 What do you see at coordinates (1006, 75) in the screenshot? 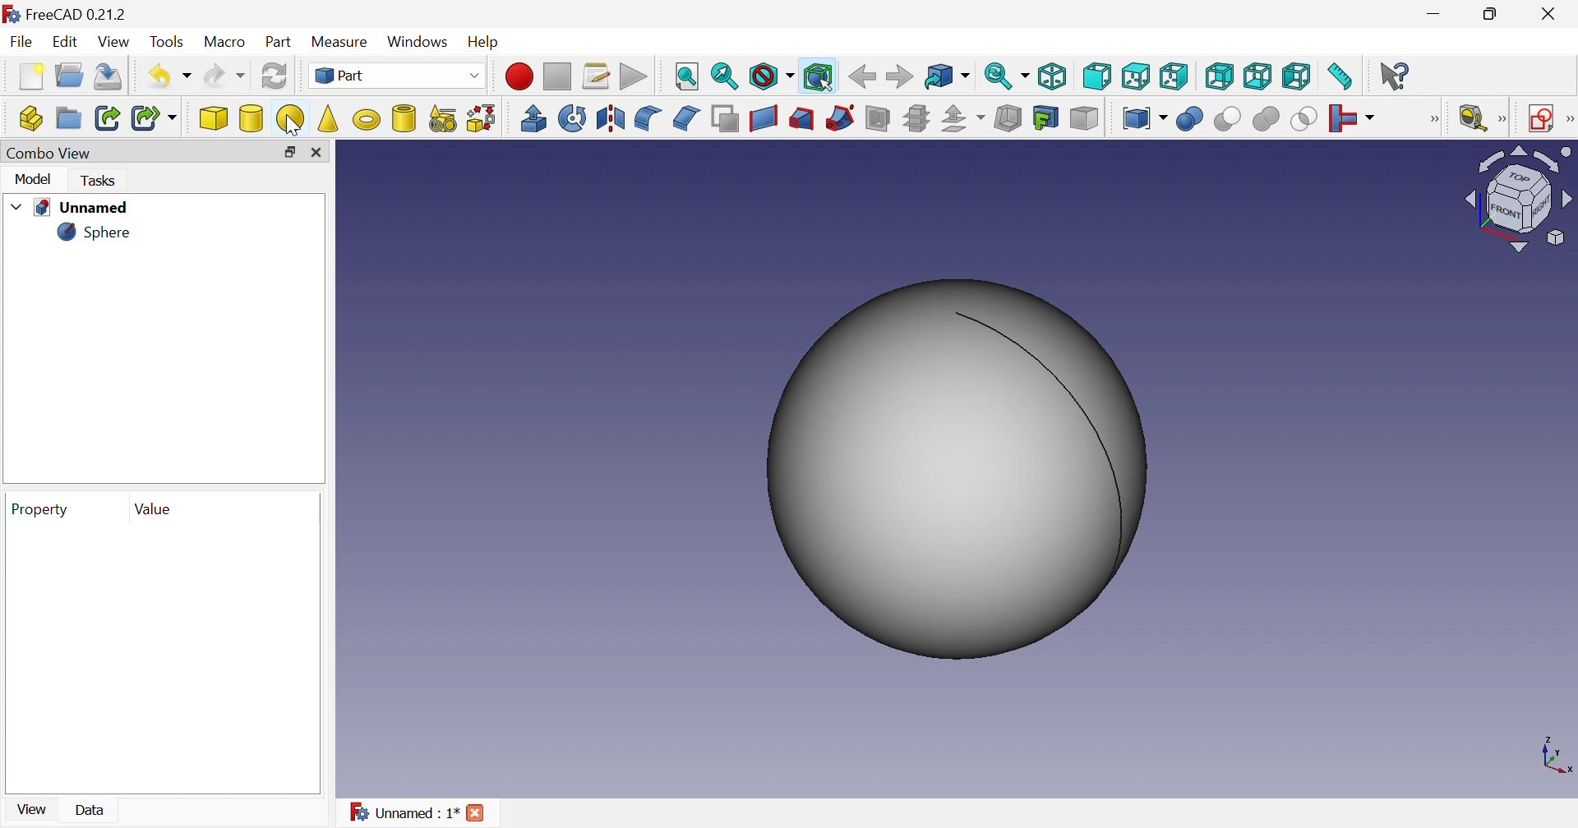
I see `Sync view` at bounding box center [1006, 75].